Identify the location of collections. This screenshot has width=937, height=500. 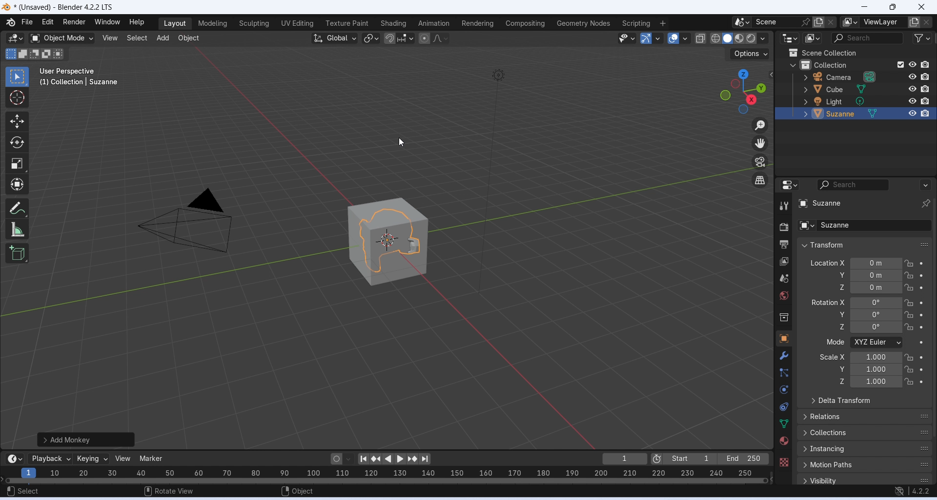
(865, 433).